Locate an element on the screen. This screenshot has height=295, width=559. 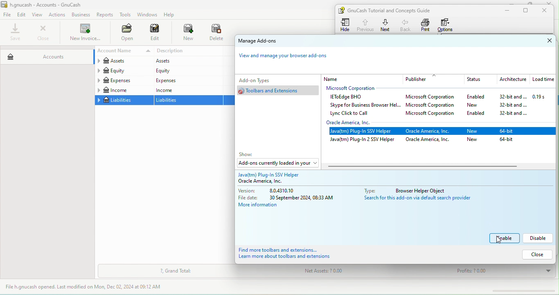
save is located at coordinates (16, 33).